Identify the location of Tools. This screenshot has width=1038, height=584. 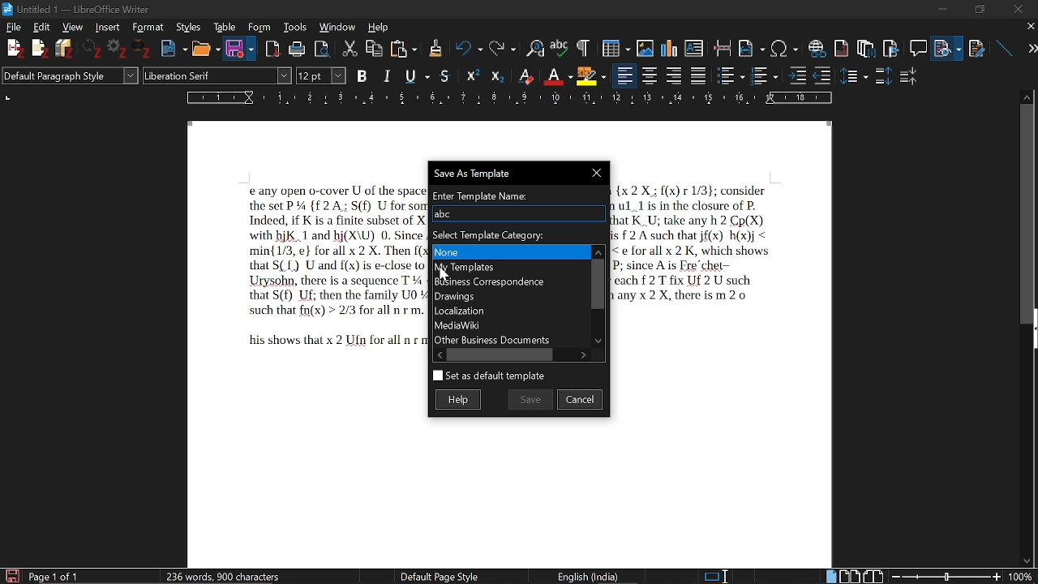
(293, 27).